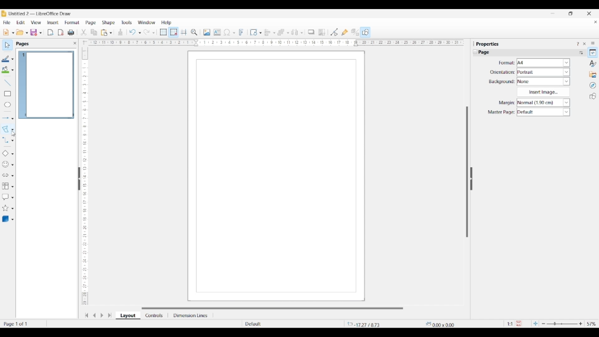 Image resolution: width=599 pixels, height=337 pixels. Describe the element at coordinates (7, 94) in the screenshot. I see `Rectangle` at that location.